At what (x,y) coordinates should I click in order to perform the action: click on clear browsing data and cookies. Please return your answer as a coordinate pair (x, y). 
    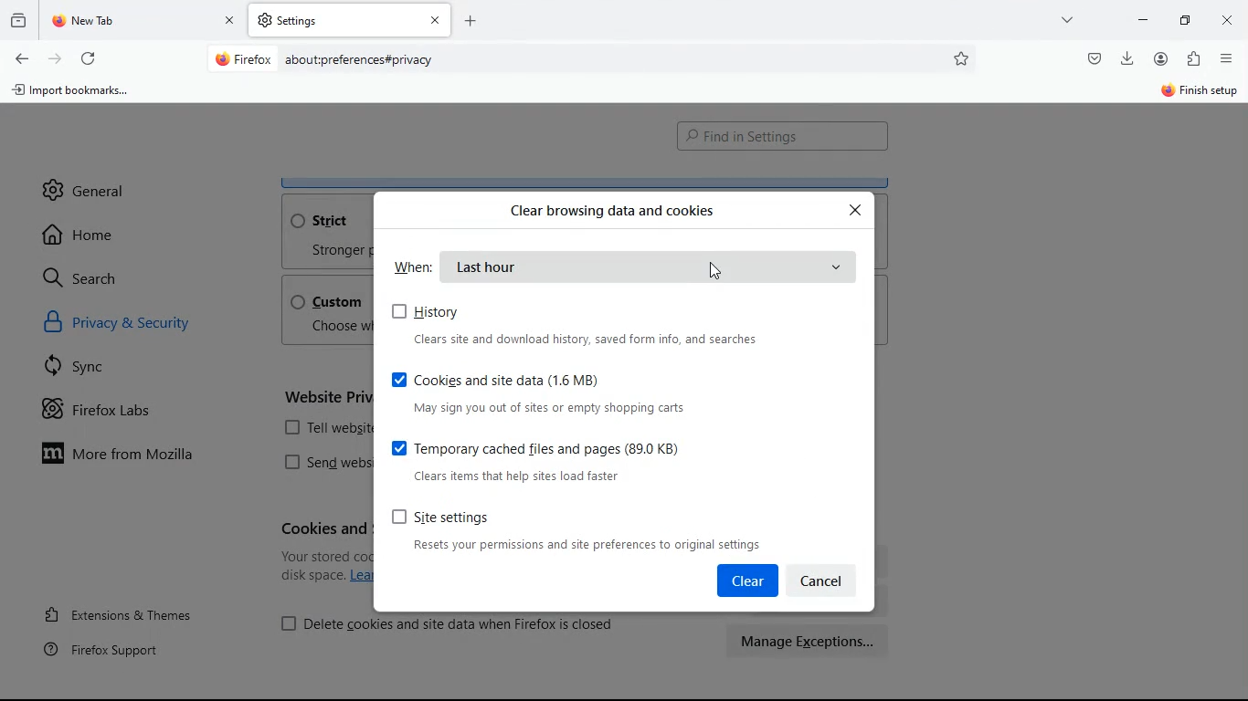
    Looking at the image, I should click on (612, 210).